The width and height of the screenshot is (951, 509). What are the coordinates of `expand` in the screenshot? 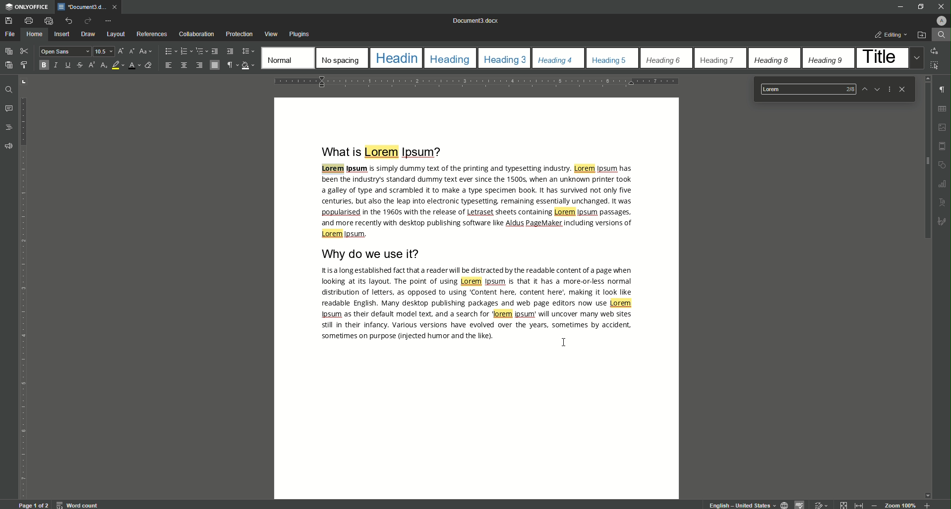 It's located at (858, 505).